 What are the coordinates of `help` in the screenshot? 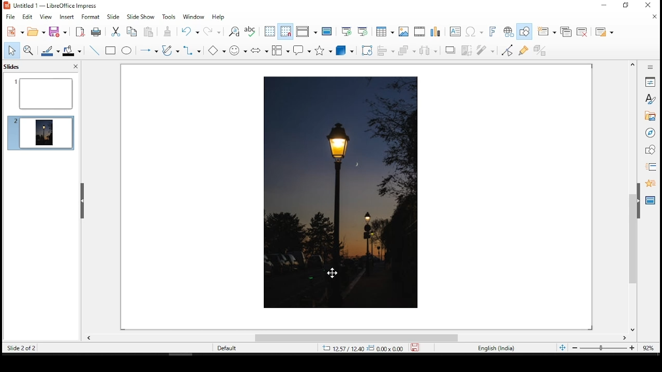 It's located at (220, 18).